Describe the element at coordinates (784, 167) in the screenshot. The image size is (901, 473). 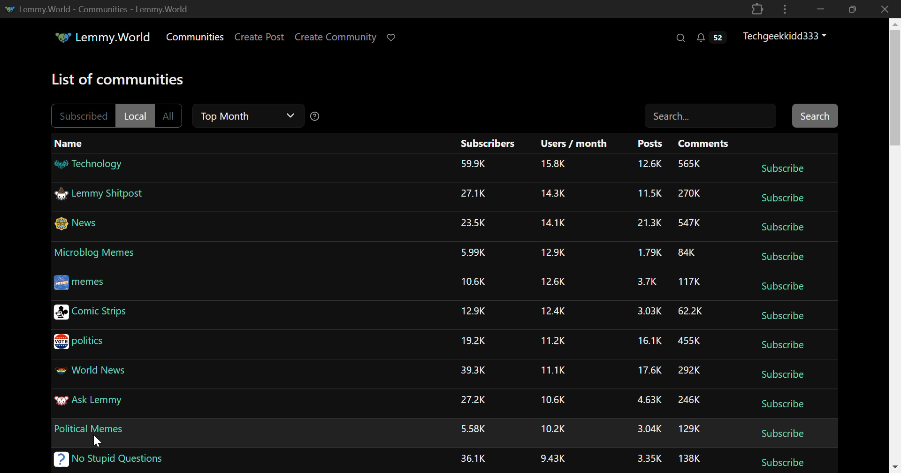
I see `Subscribe` at that location.